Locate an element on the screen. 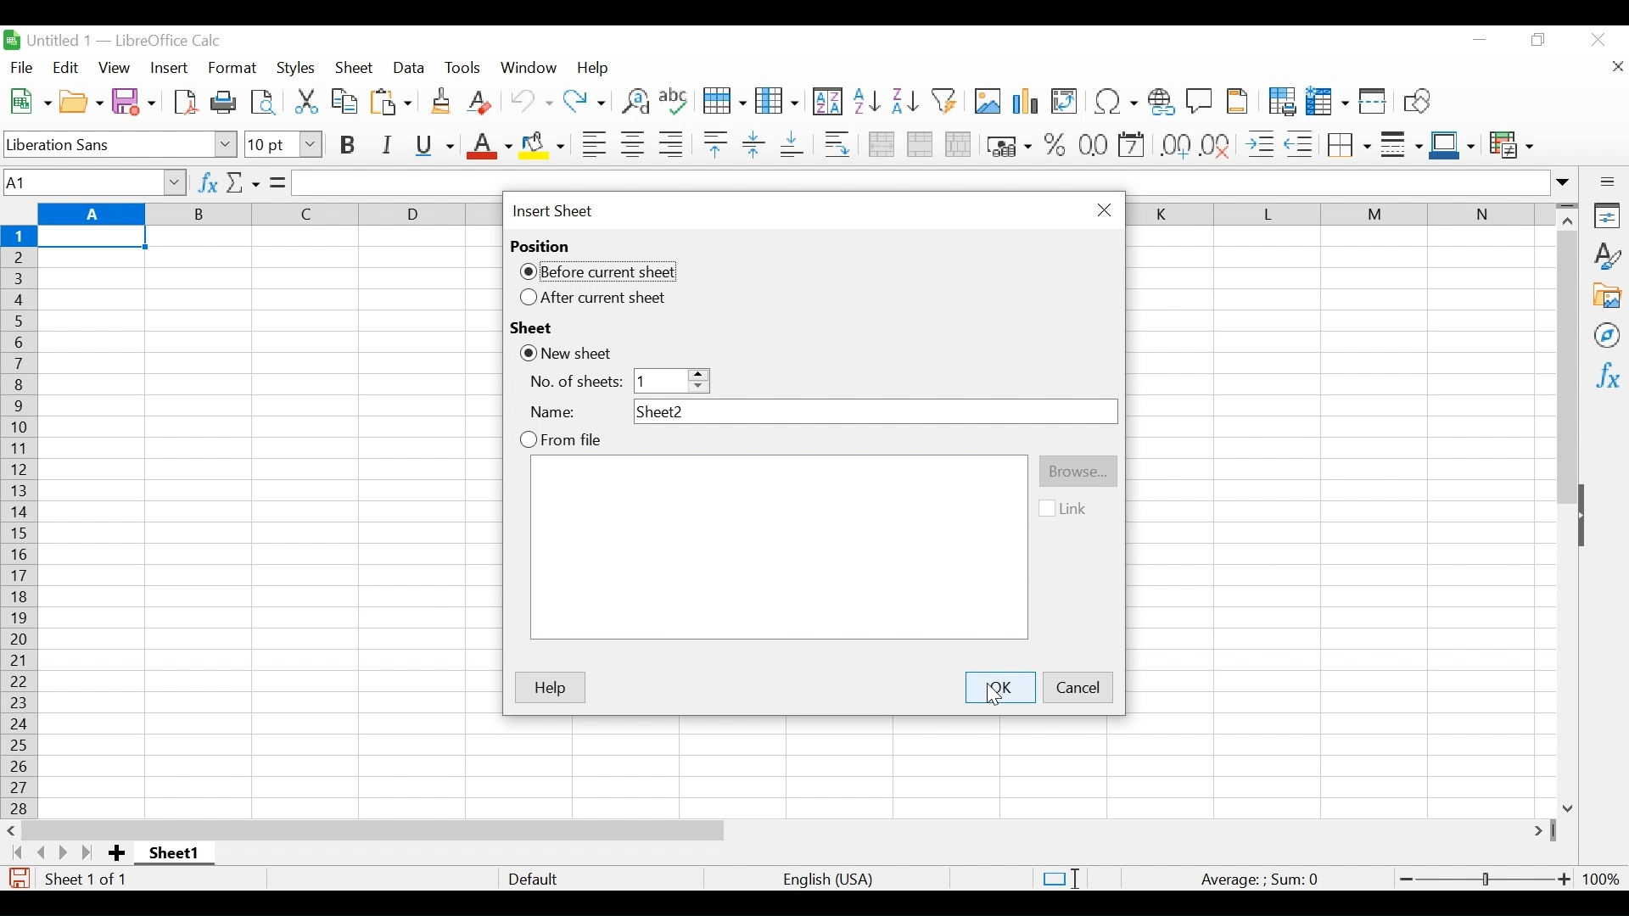 The image size is (1629, 916). Insert Comment is located at coordinates (1198, 103).